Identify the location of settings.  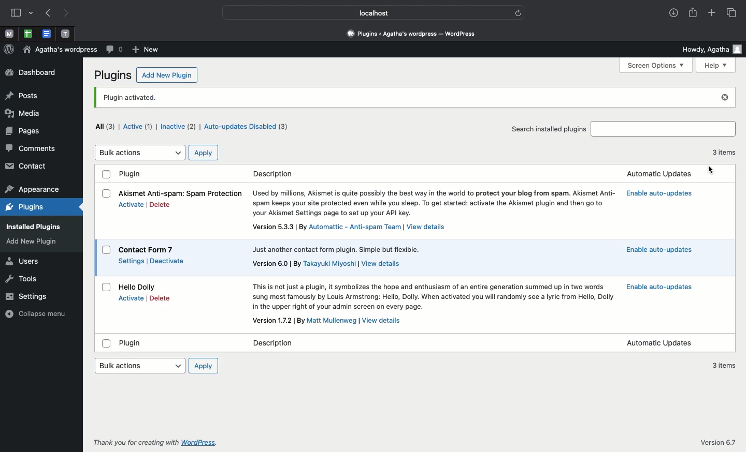
(30, 295).